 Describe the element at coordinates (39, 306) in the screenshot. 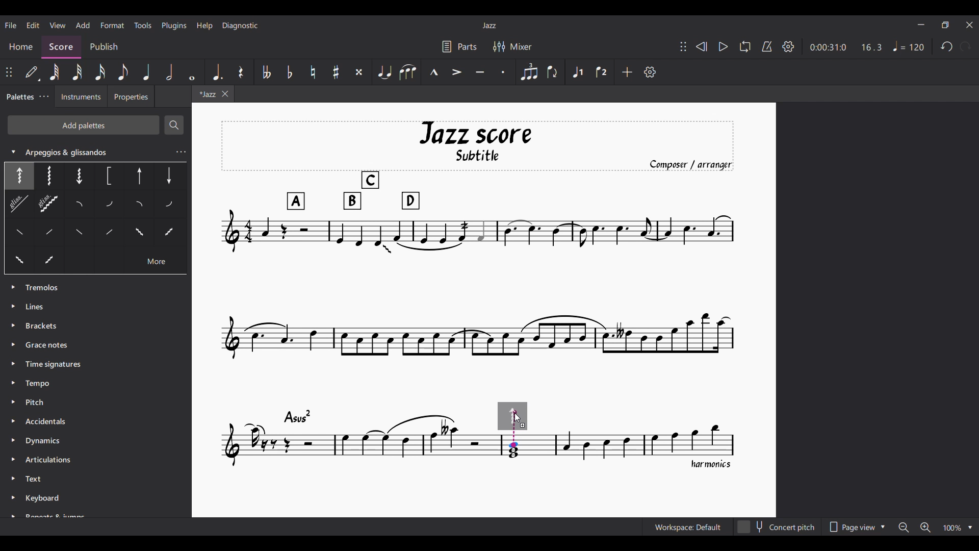

I see `Lines` at that location.